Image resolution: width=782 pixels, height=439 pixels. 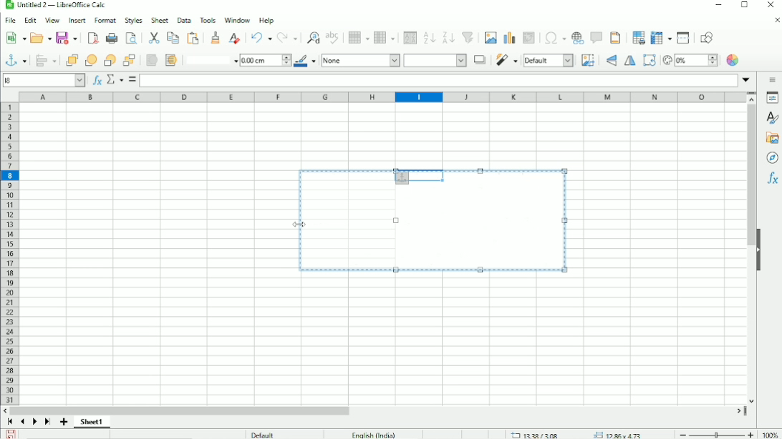 What do you see at coordinates (39, 37) in the screenshot?
I see `Open` at bounding box center [39, 37].